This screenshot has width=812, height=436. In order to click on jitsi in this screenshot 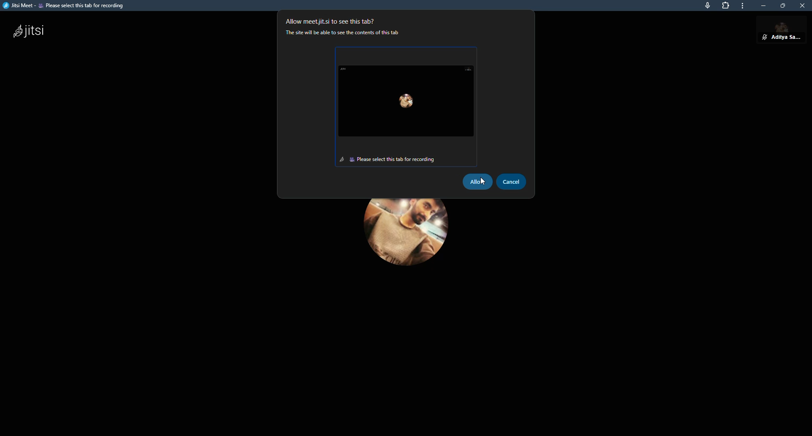, I will do `click(31, 30)`.